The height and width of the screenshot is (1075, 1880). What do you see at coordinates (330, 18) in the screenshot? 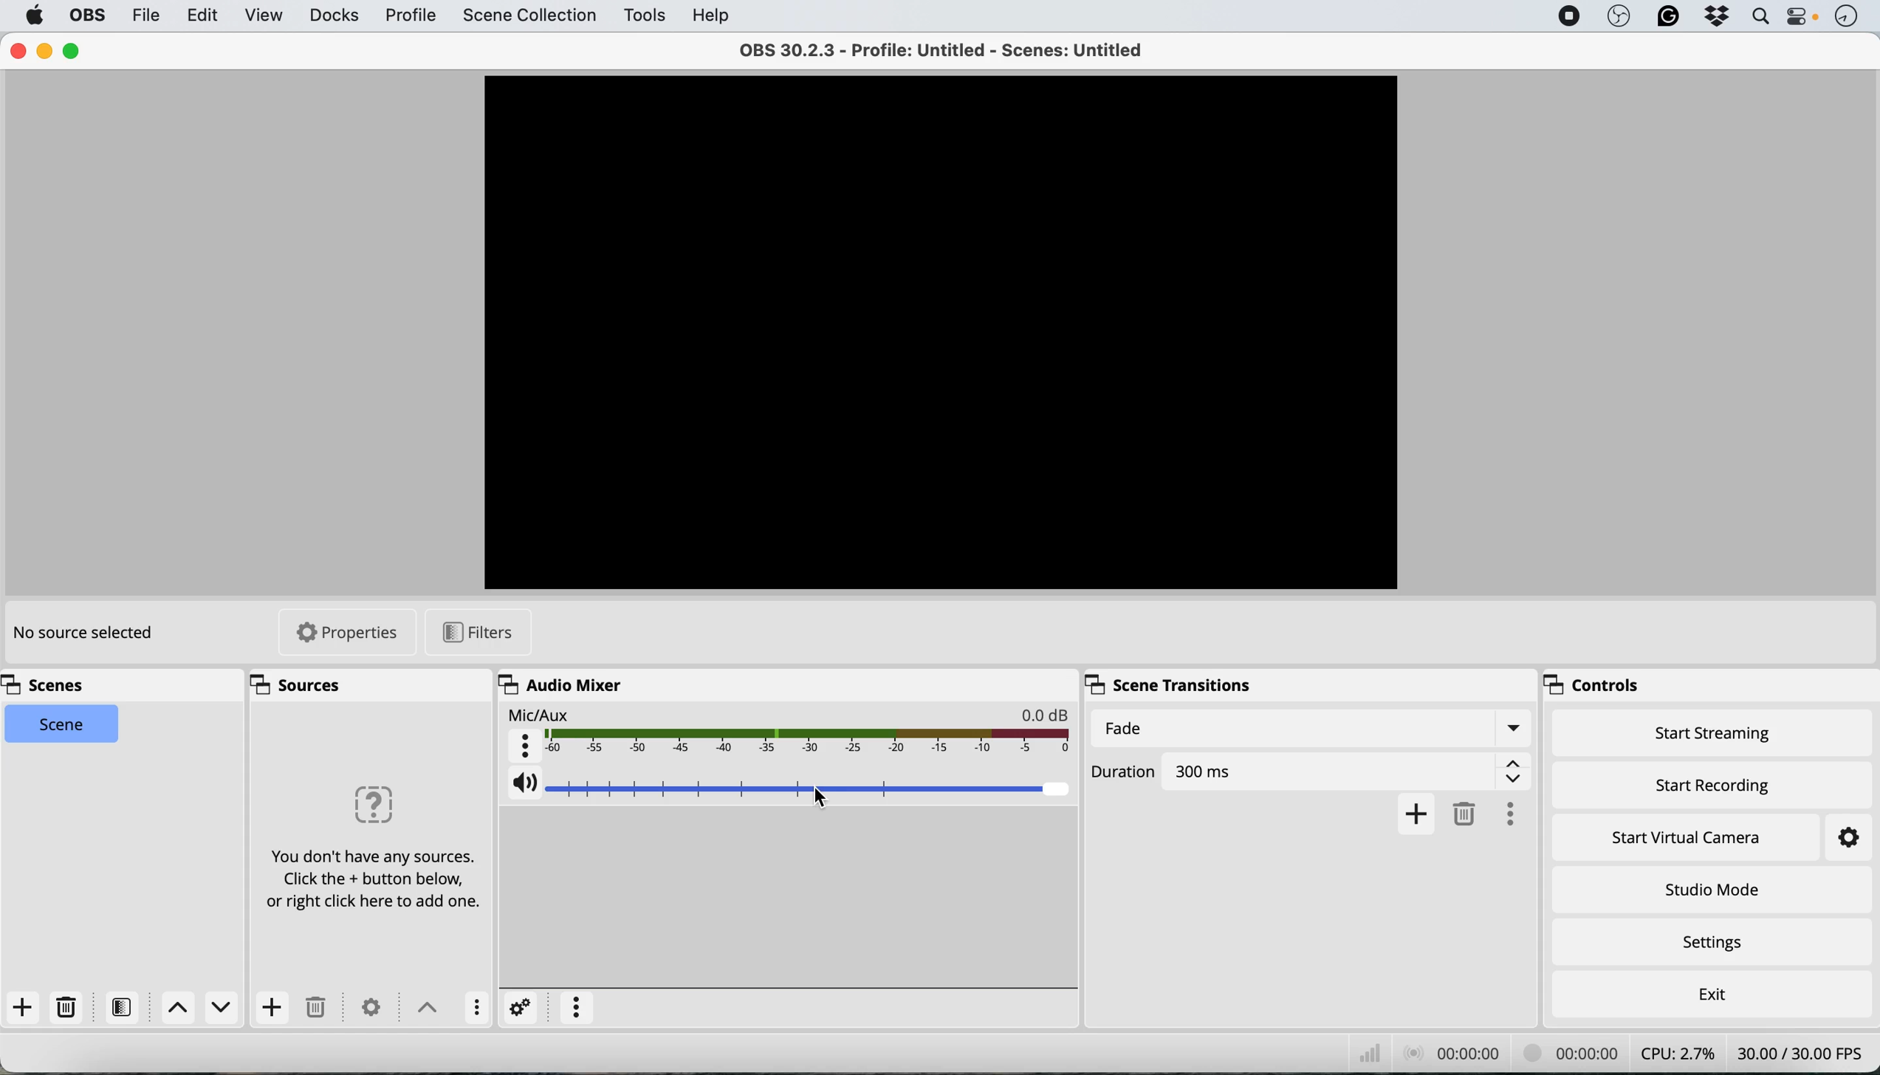
I see `docks` at bounding box center [330, 18].